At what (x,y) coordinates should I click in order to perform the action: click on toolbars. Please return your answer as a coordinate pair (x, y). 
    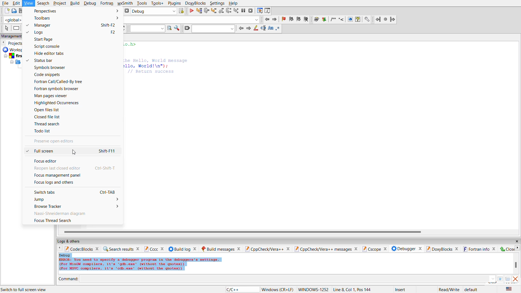
    Looking at the image, I should click on (77, 18).